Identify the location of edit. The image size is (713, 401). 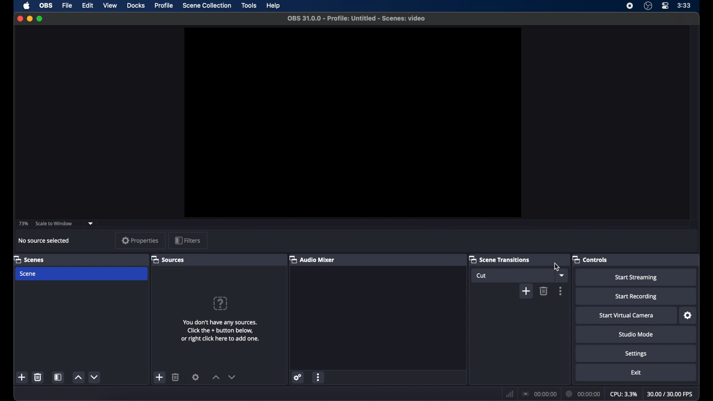
(88, 5).